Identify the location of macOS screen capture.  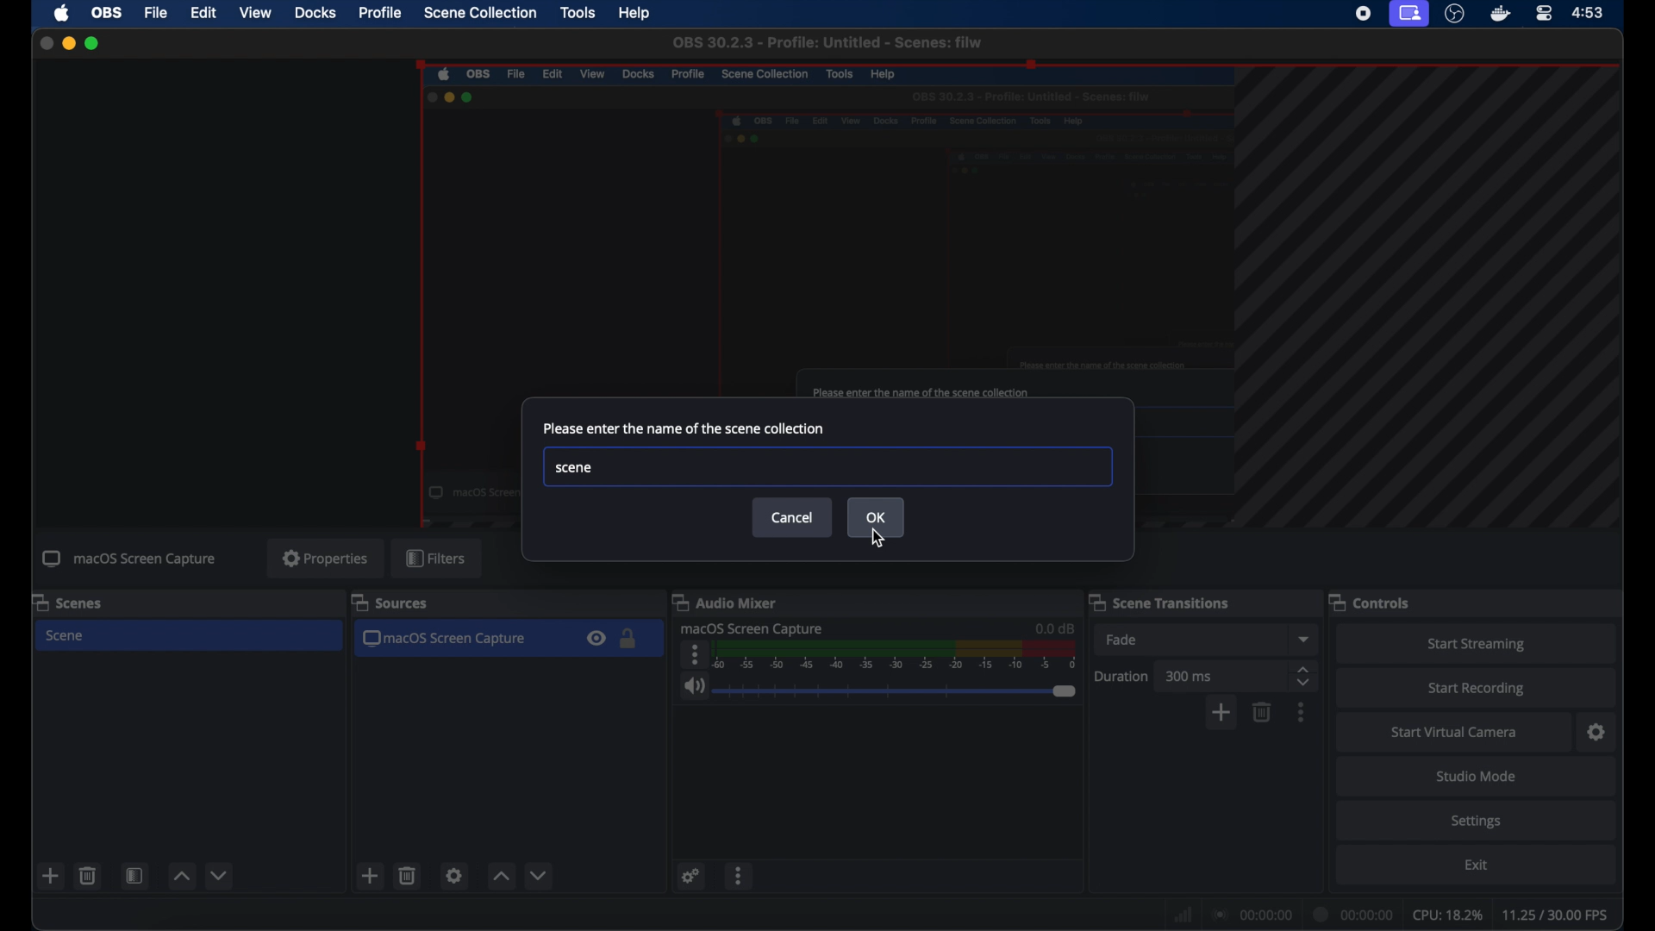
(129, 559).